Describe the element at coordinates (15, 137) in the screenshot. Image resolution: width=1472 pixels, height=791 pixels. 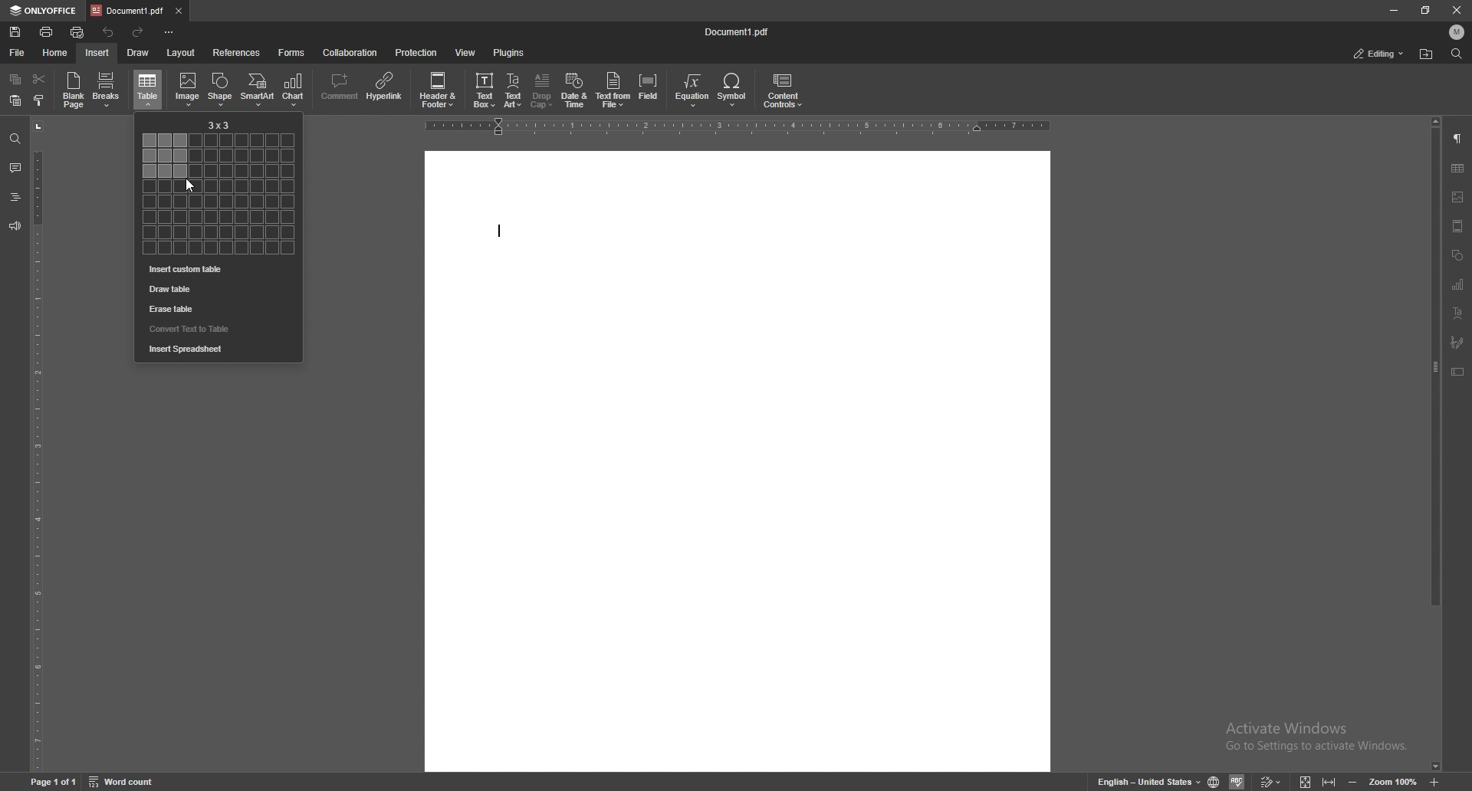
I see `find` at that location.